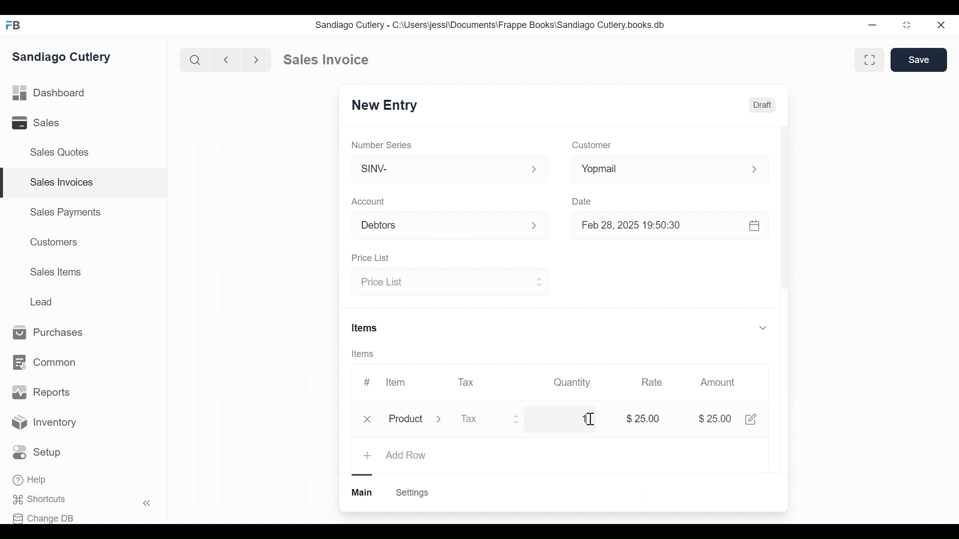 This screenshot has width=959, height=539. I want to click on v, so click(763, 328).